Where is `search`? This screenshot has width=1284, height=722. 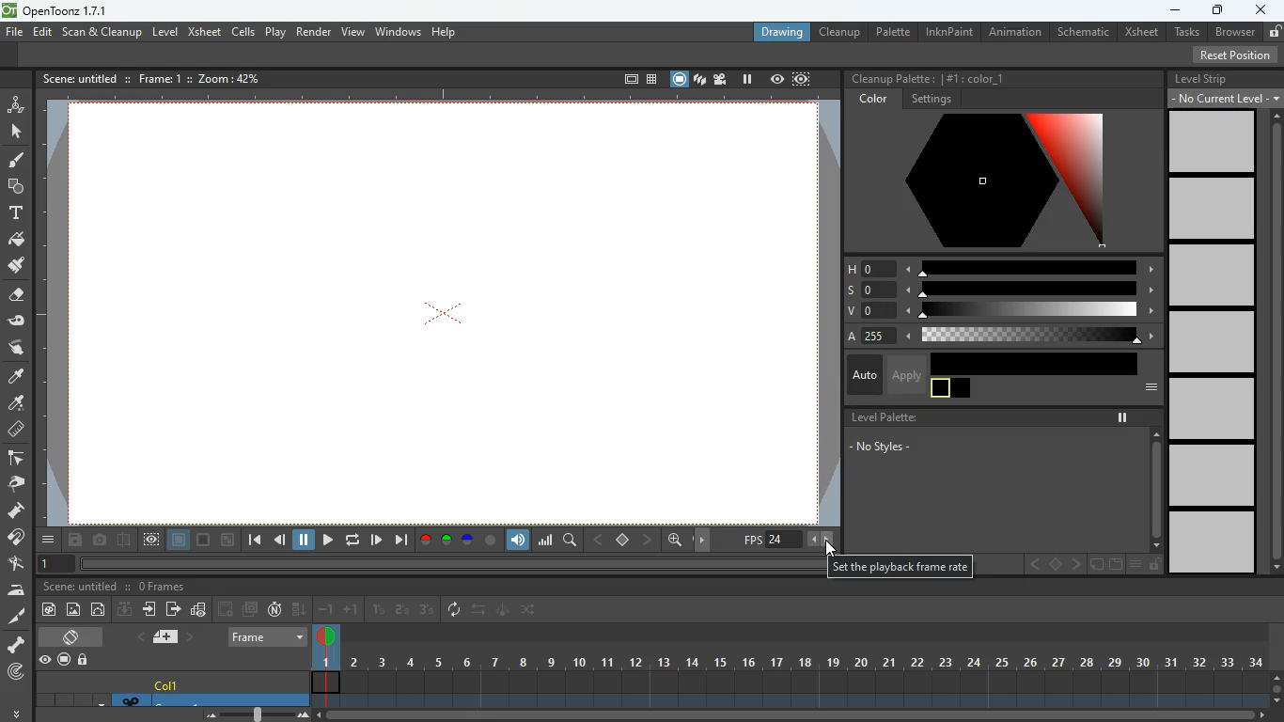
search is located at coordinates (573, 541).